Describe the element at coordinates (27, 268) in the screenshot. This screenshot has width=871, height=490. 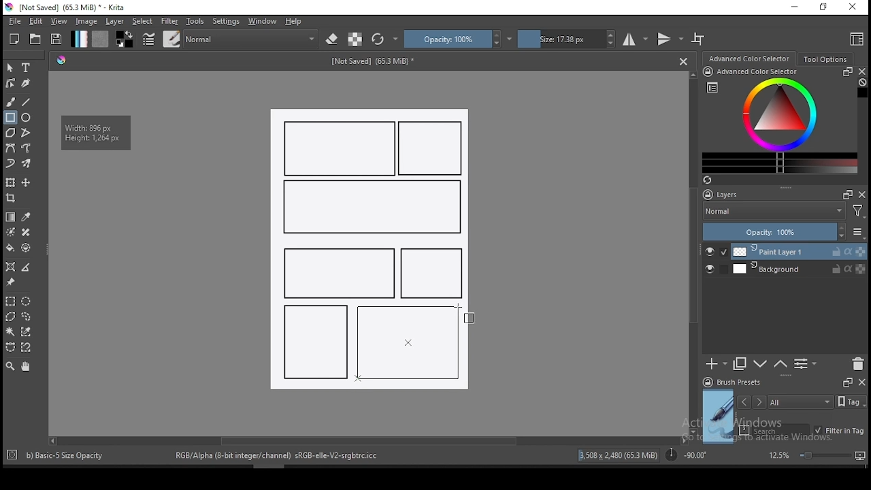
I see `measure distance between two points` at that location.